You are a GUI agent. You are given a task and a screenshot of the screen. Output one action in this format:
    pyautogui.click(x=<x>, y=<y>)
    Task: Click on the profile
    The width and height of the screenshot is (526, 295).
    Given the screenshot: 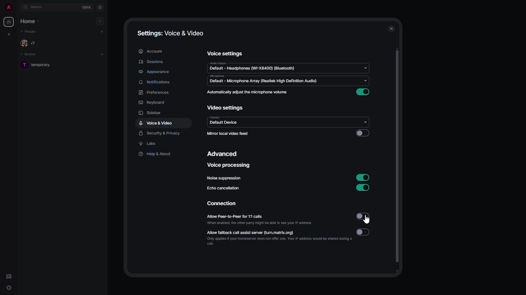 What is the action you would take?
    pyautogui.click(x=8, y=8)
    